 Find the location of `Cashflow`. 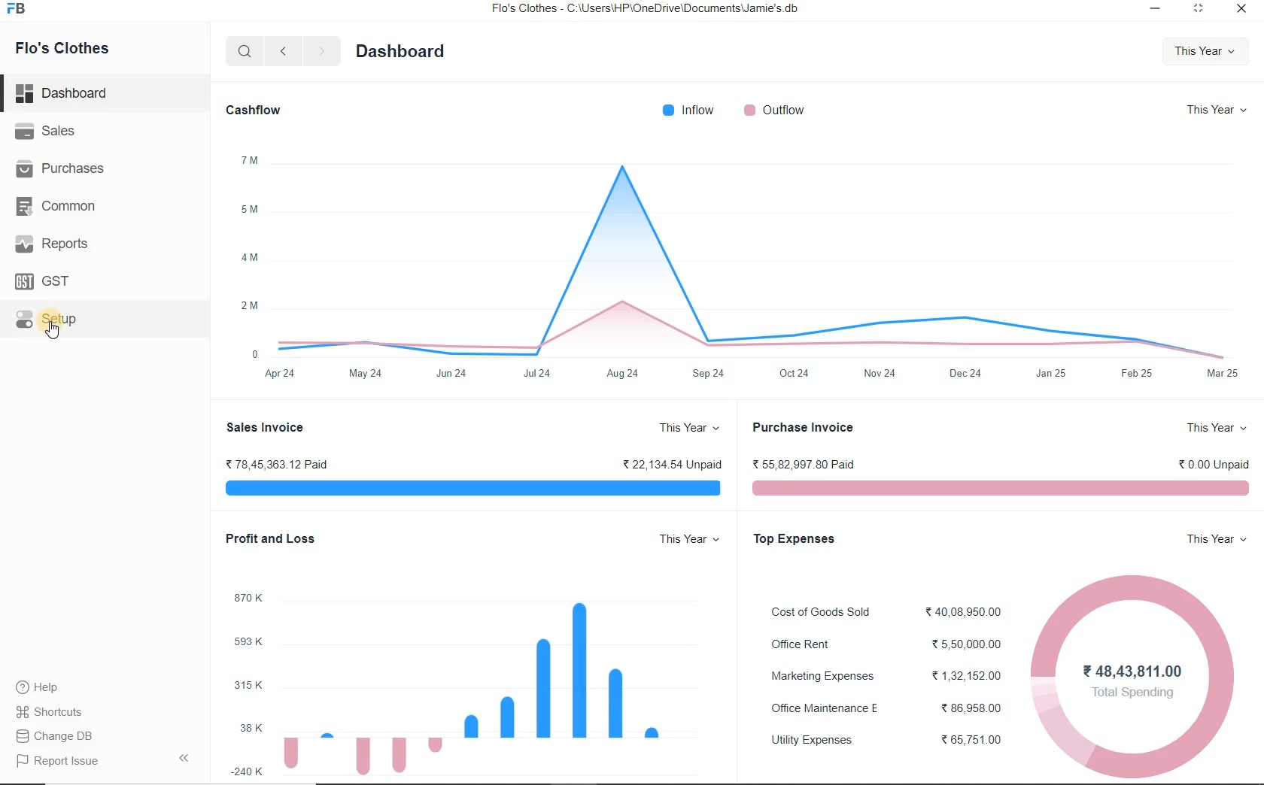

Cashflow is located at coordinates (254, 111).